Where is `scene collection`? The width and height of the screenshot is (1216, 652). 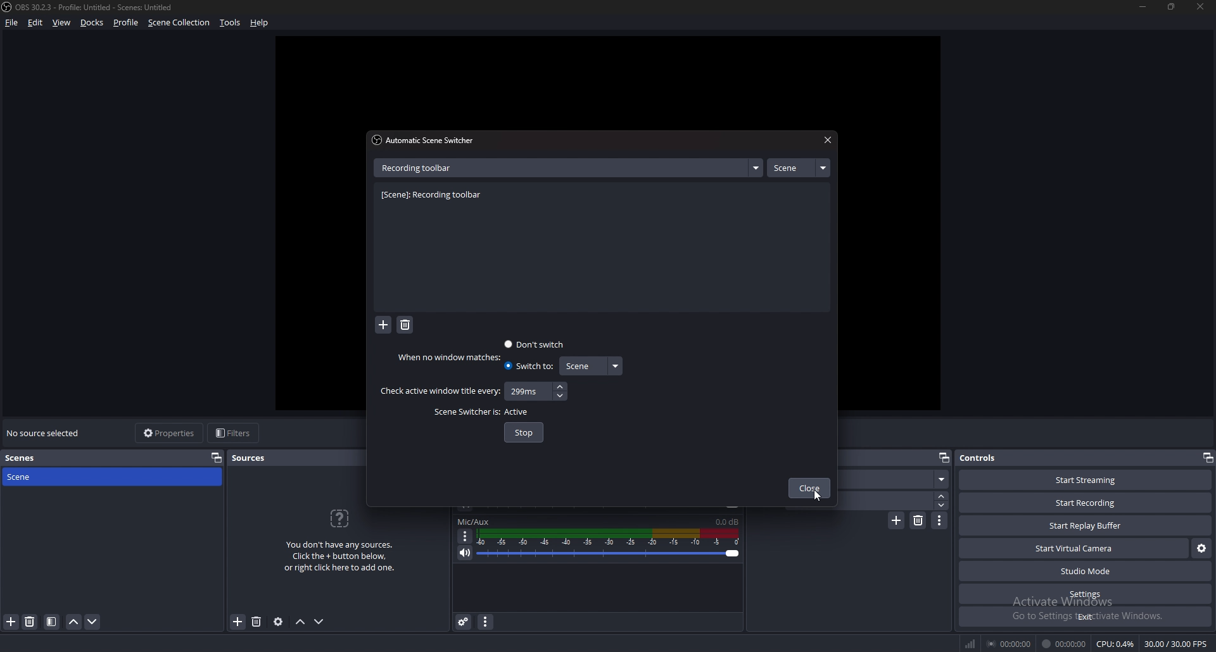
scene collection is located at coordinates (180, 22).